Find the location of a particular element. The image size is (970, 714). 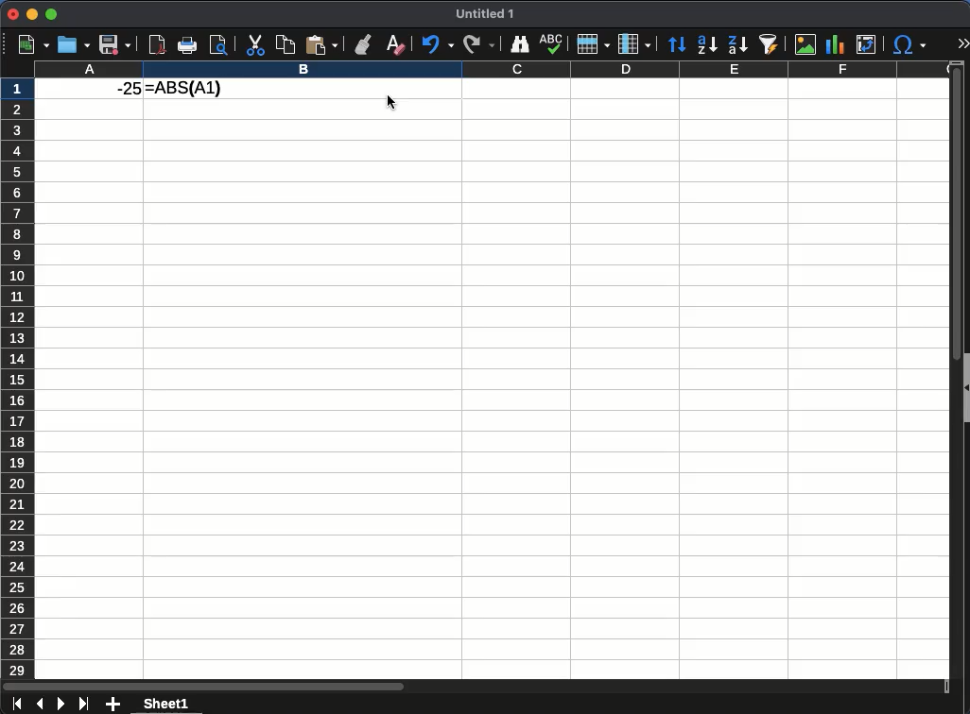

first sheet is located at coordinates (18, 705).